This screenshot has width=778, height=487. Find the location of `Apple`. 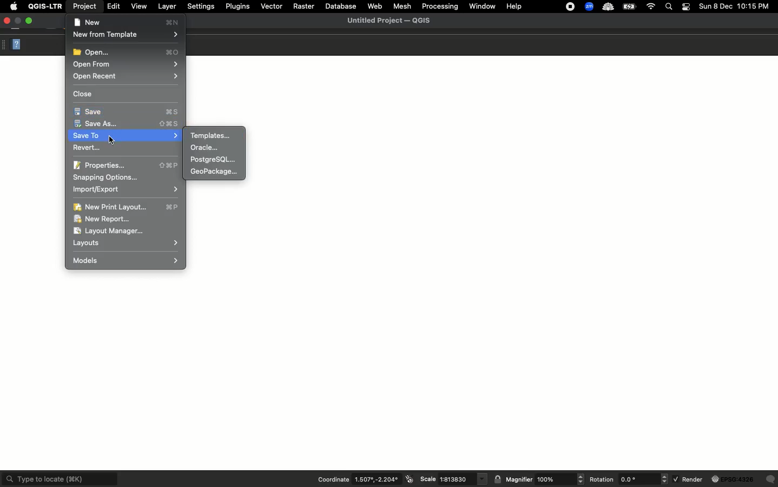

Apple is located at coordinates (13, 6).